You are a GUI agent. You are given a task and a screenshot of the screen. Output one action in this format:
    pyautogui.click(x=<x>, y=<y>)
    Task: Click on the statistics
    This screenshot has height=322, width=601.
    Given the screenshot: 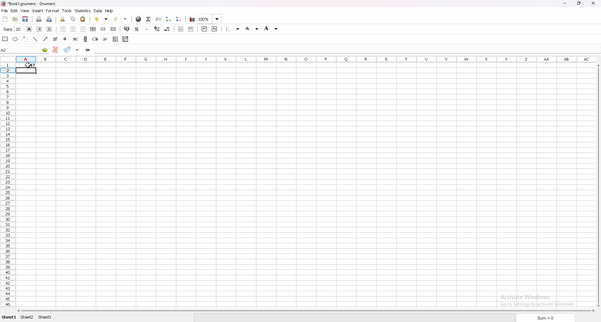 What is the action you would take?
    pyautogui.click(x=83, y=11)
    